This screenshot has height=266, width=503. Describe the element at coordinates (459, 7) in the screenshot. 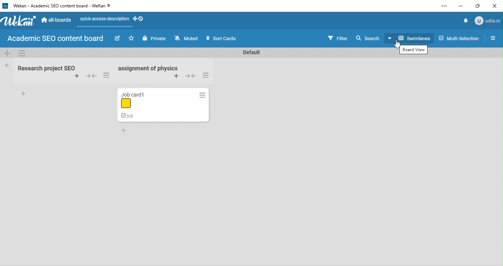

I see `minimize` at that location.